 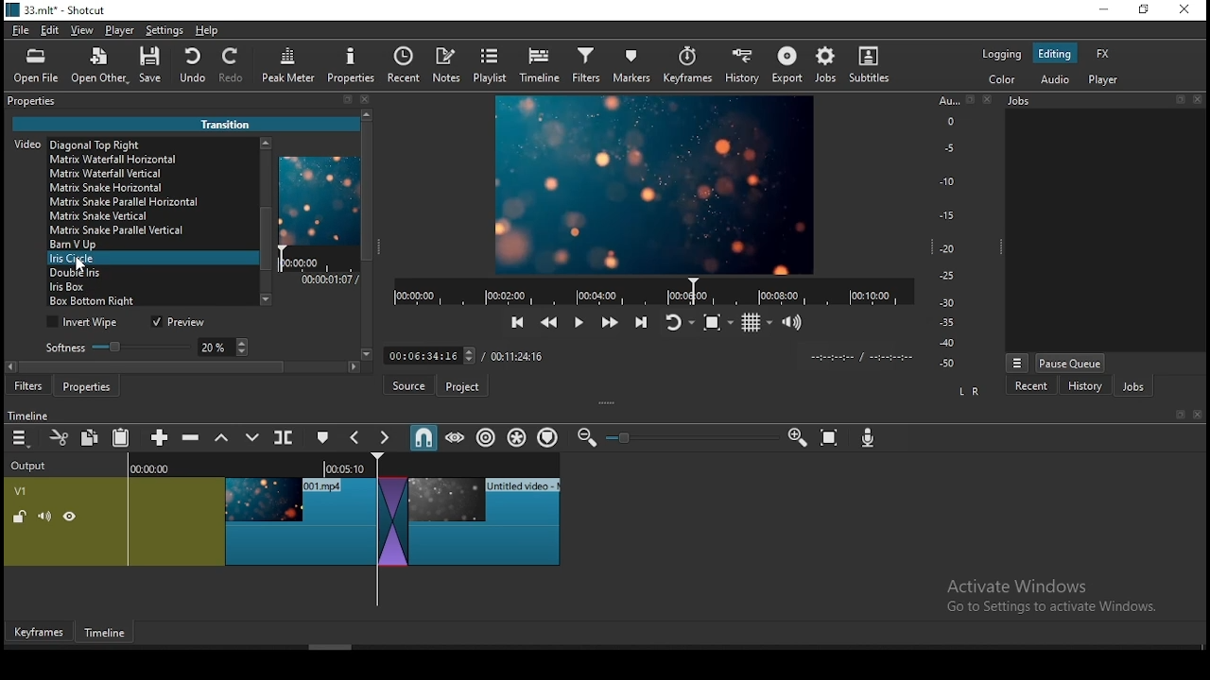 I want to click on , so click(x=1197, y=416).